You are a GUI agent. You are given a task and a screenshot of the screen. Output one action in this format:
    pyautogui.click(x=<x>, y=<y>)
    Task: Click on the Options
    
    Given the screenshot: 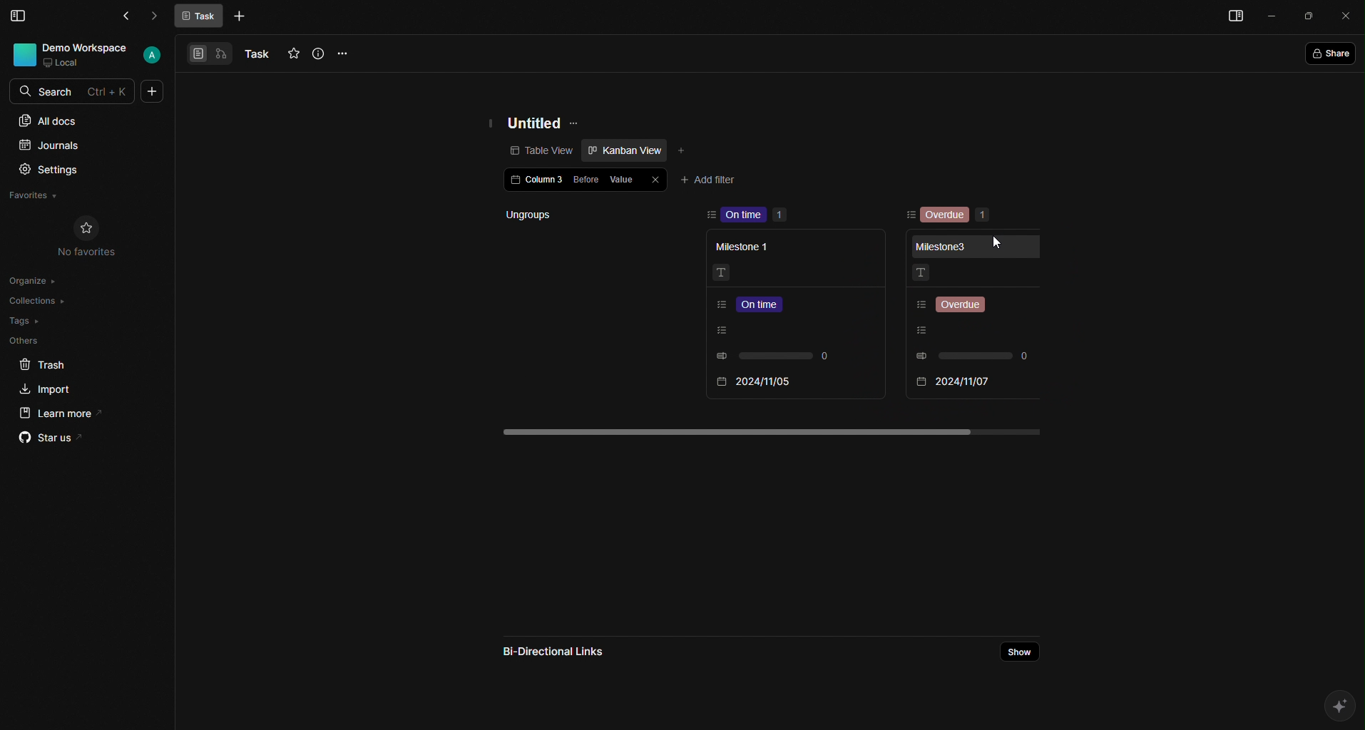 What is the action you would take?
    pyautogui.click(x=344, y=53)
    